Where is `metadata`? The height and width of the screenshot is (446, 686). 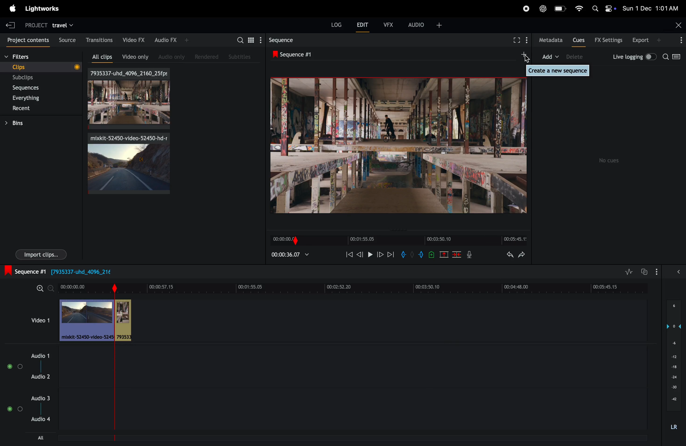 metadata is located at coordinates (551, 40).